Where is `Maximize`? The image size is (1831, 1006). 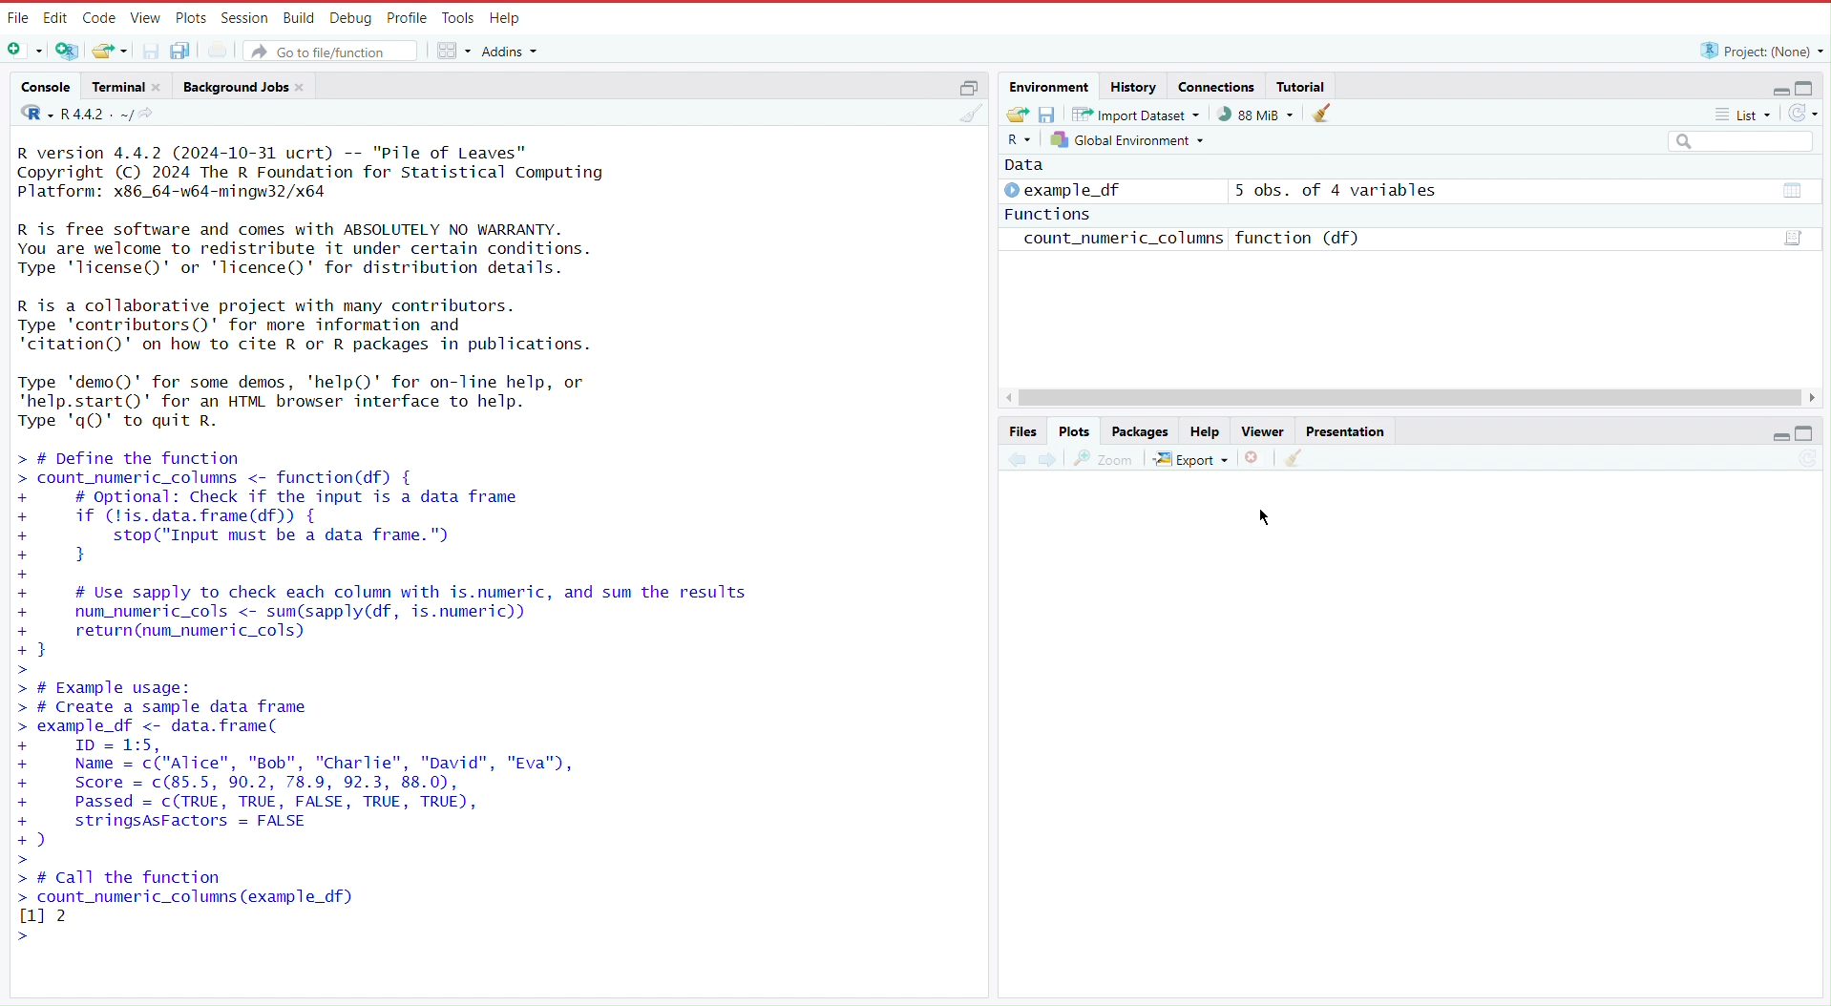
Maximize is located at coordinates (1807, 87).